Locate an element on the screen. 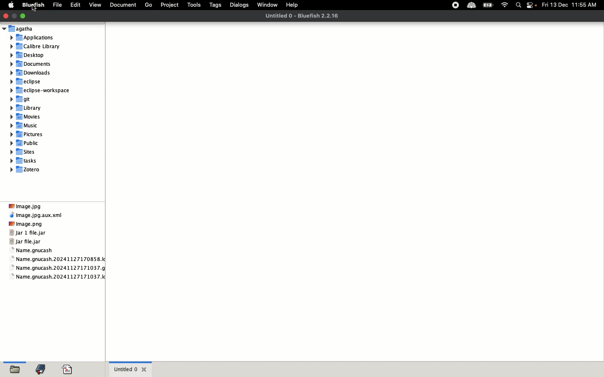  windows is located at coordinates (268, 4).